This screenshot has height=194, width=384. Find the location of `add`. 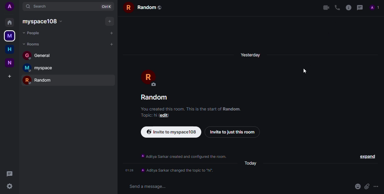

add is located at coordinates (109, 21).